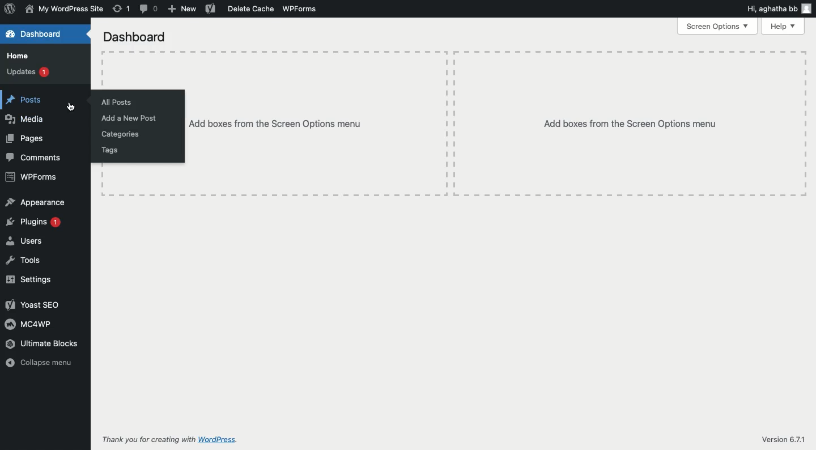 The image size is (816, 450). Describe the element at coordinates (34, 261) in the screenshot. I see `Tools` at that location.